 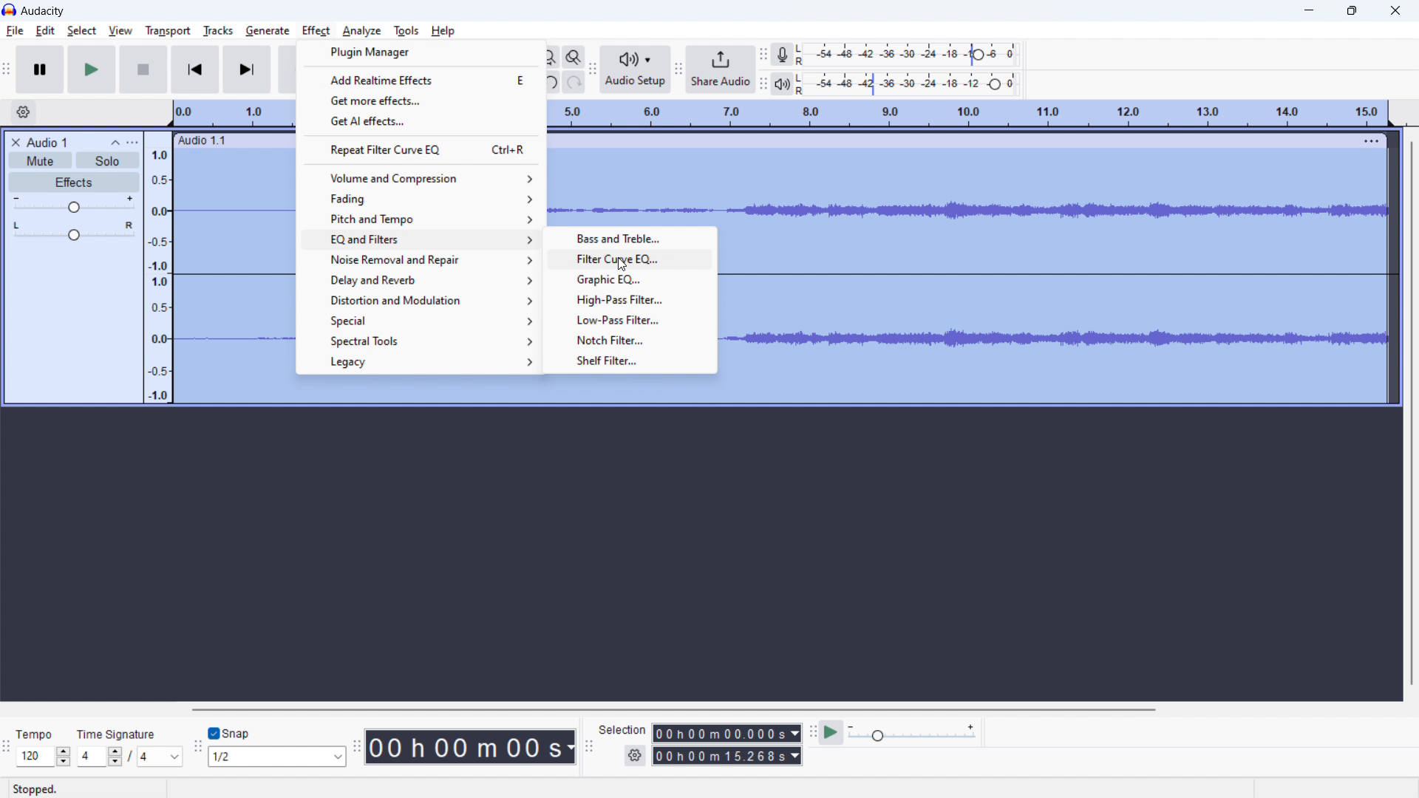 I want to click on special, so click(x=417, y=321).